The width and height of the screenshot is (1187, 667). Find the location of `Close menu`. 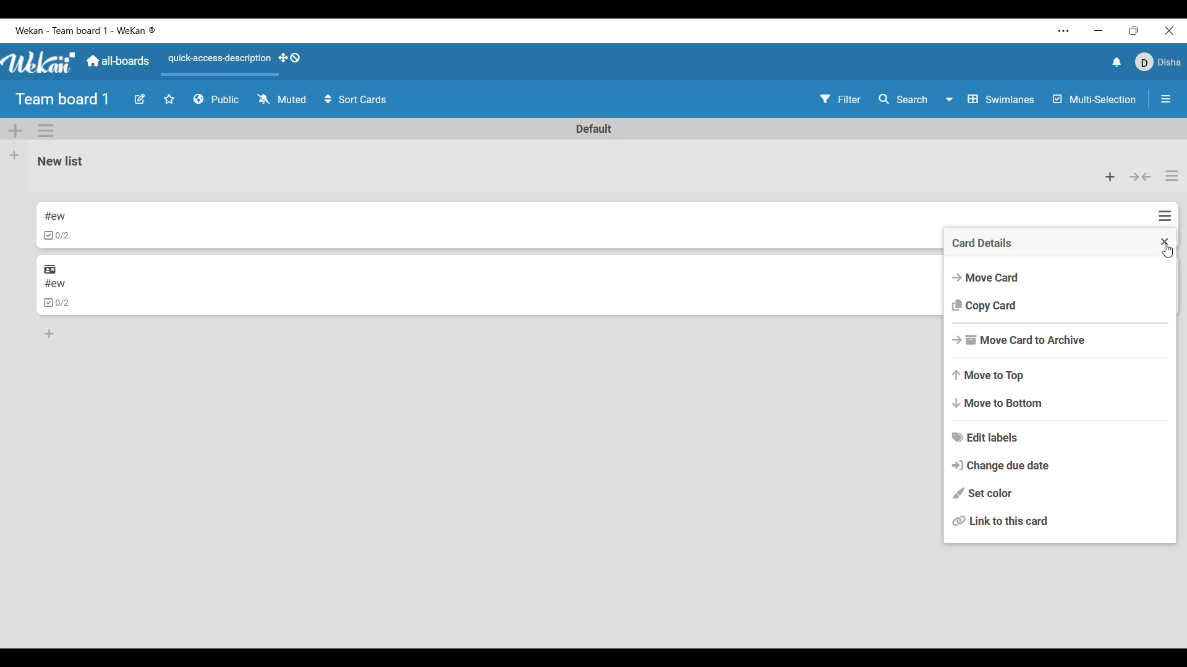

Close menu is located at coordinates (1165, 241).